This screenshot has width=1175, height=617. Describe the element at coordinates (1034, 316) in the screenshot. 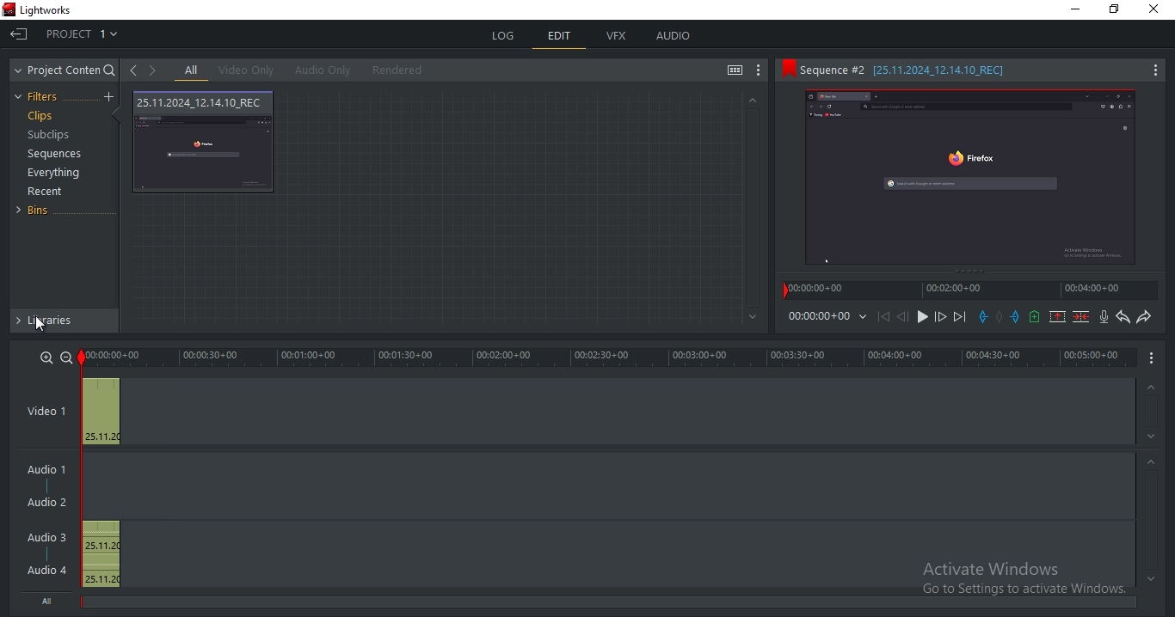

I see `add a cue at the current position` at that location.